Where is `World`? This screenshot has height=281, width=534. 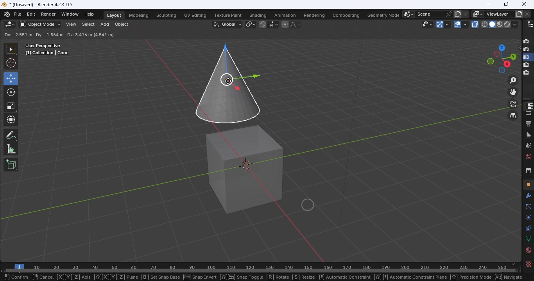 World is located at coordinates (527, 157).